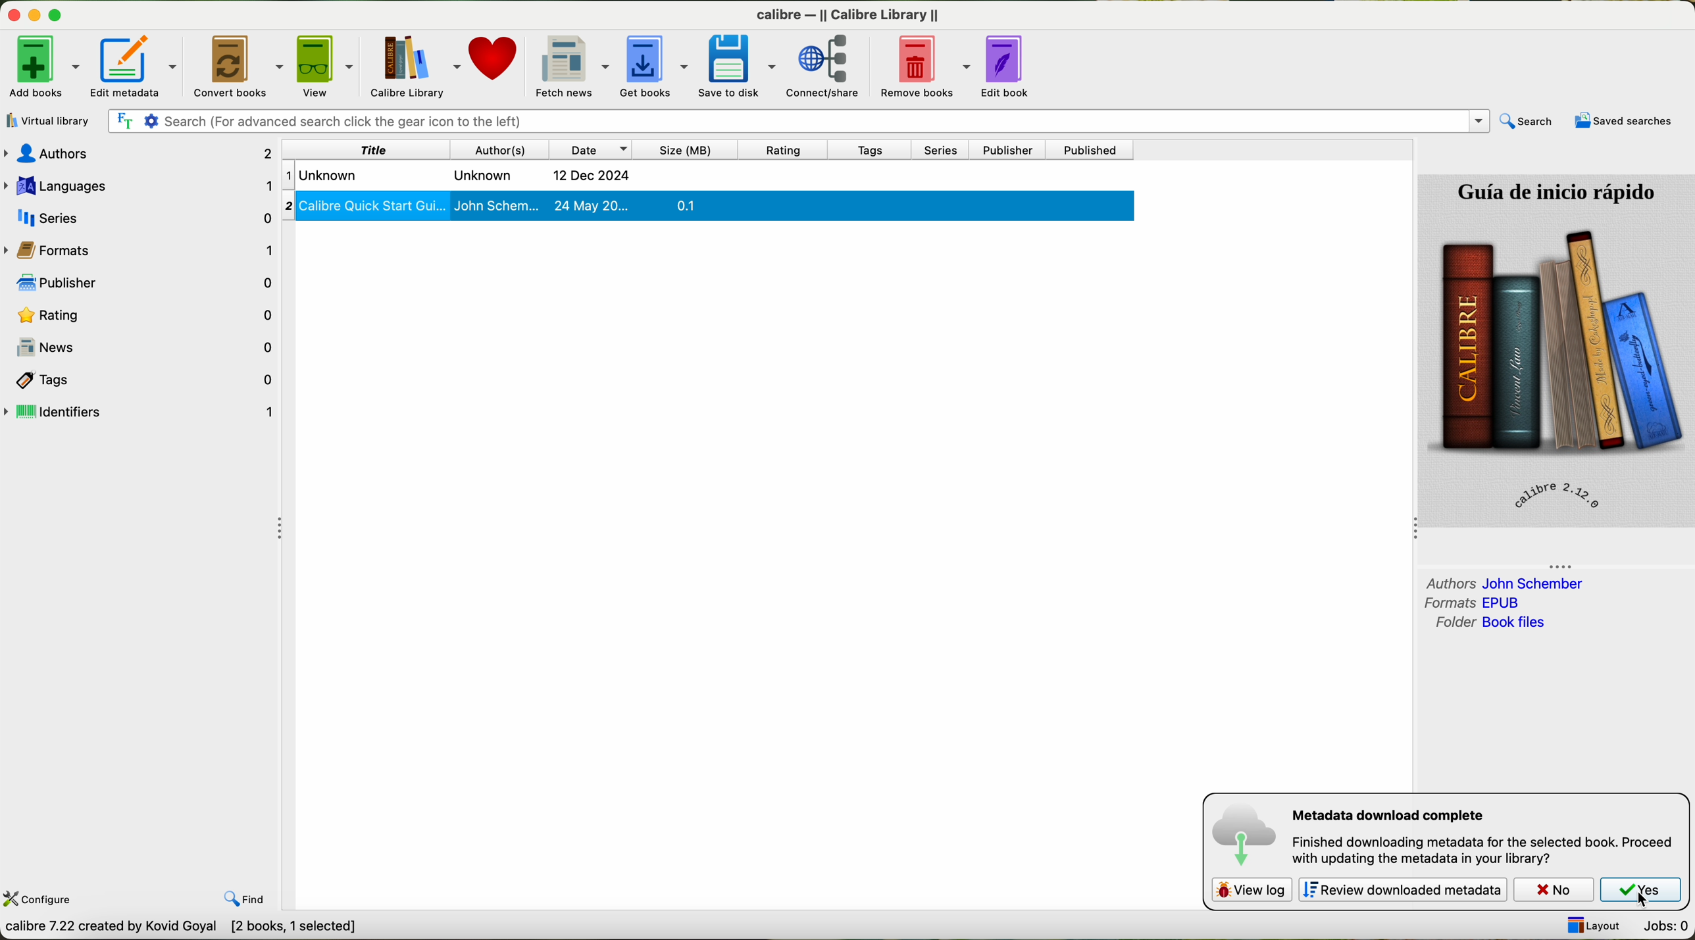  What do you see at coordinates (1005, 149) in the screenshot?
I see `publisher` at bounding box center [1005, 149].